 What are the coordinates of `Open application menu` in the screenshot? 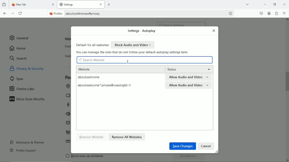 It's located at (285, 13).